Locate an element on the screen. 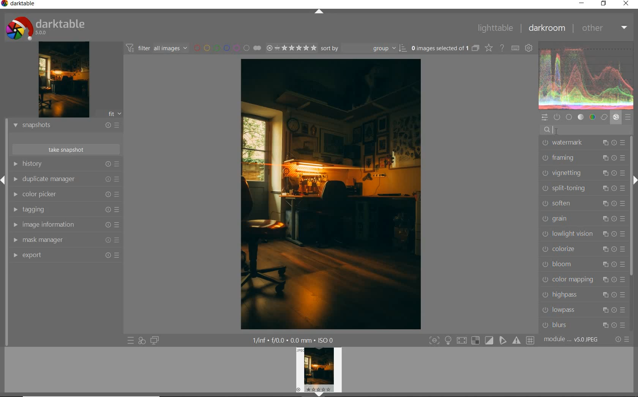 The height and width of the screenshot is (397, 638). snapshots is located at coordinates (66, 126).